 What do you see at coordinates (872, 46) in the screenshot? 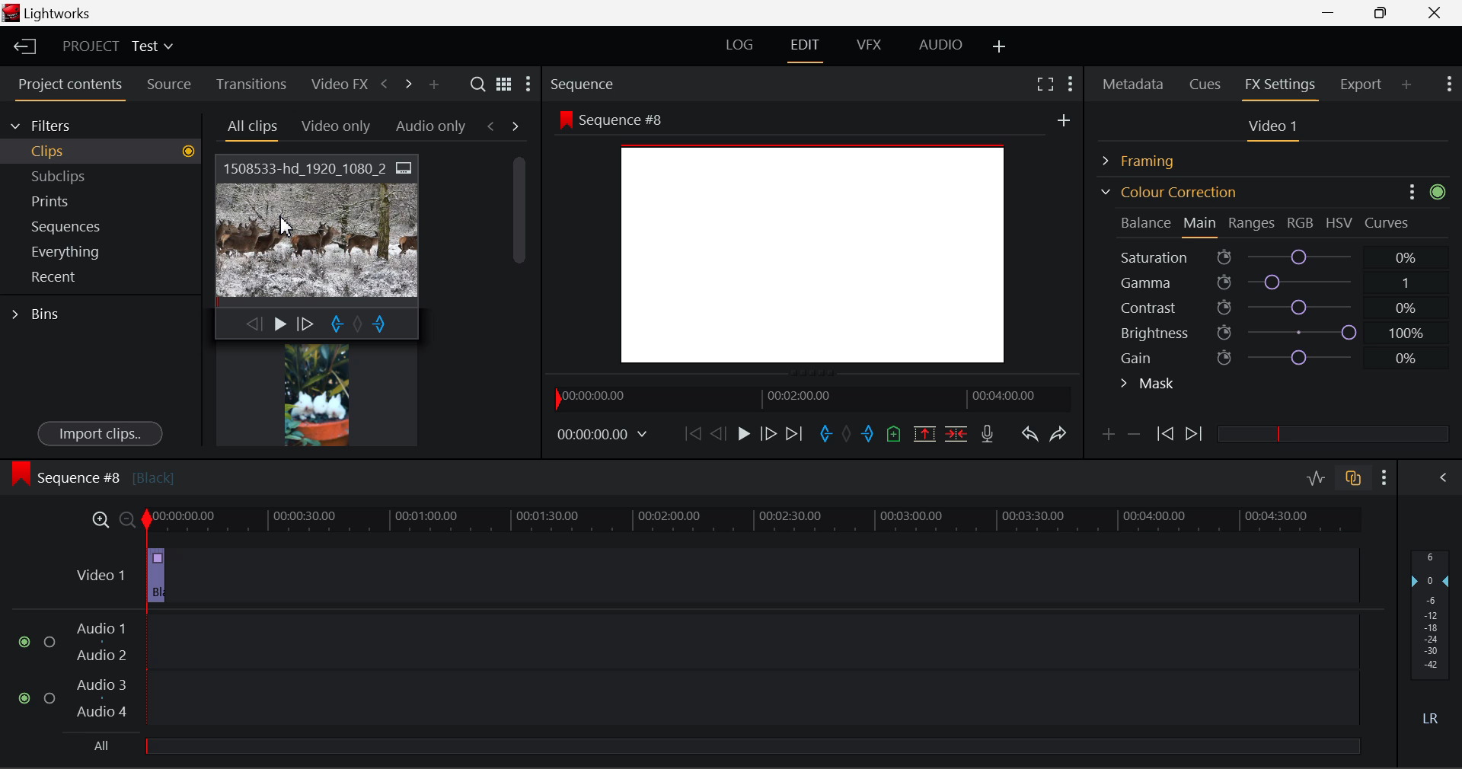
I see `VFX Layout` at bounding box center [872, 46].